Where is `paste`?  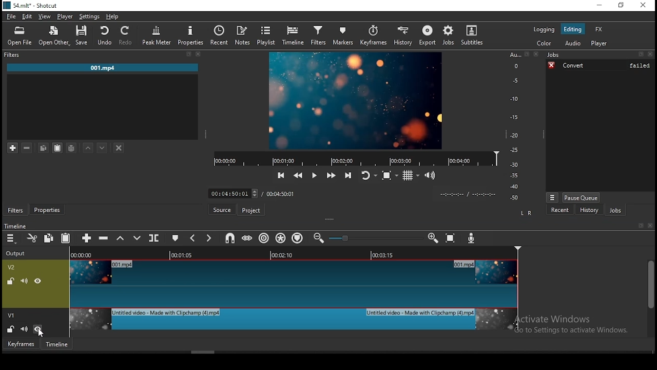 paste is located at coordinates (66, 239).